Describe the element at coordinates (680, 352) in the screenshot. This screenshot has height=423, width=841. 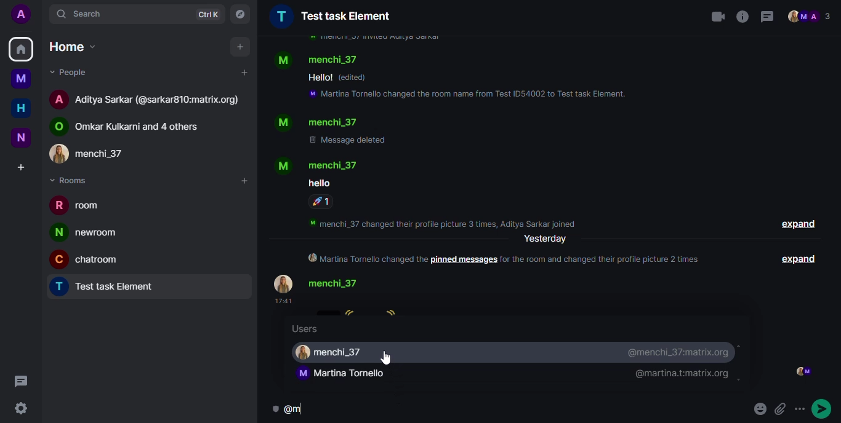
I see `id` at that location.